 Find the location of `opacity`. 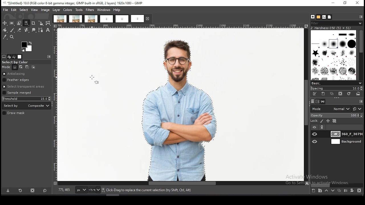

opacity is located at coordinates (336, 116).